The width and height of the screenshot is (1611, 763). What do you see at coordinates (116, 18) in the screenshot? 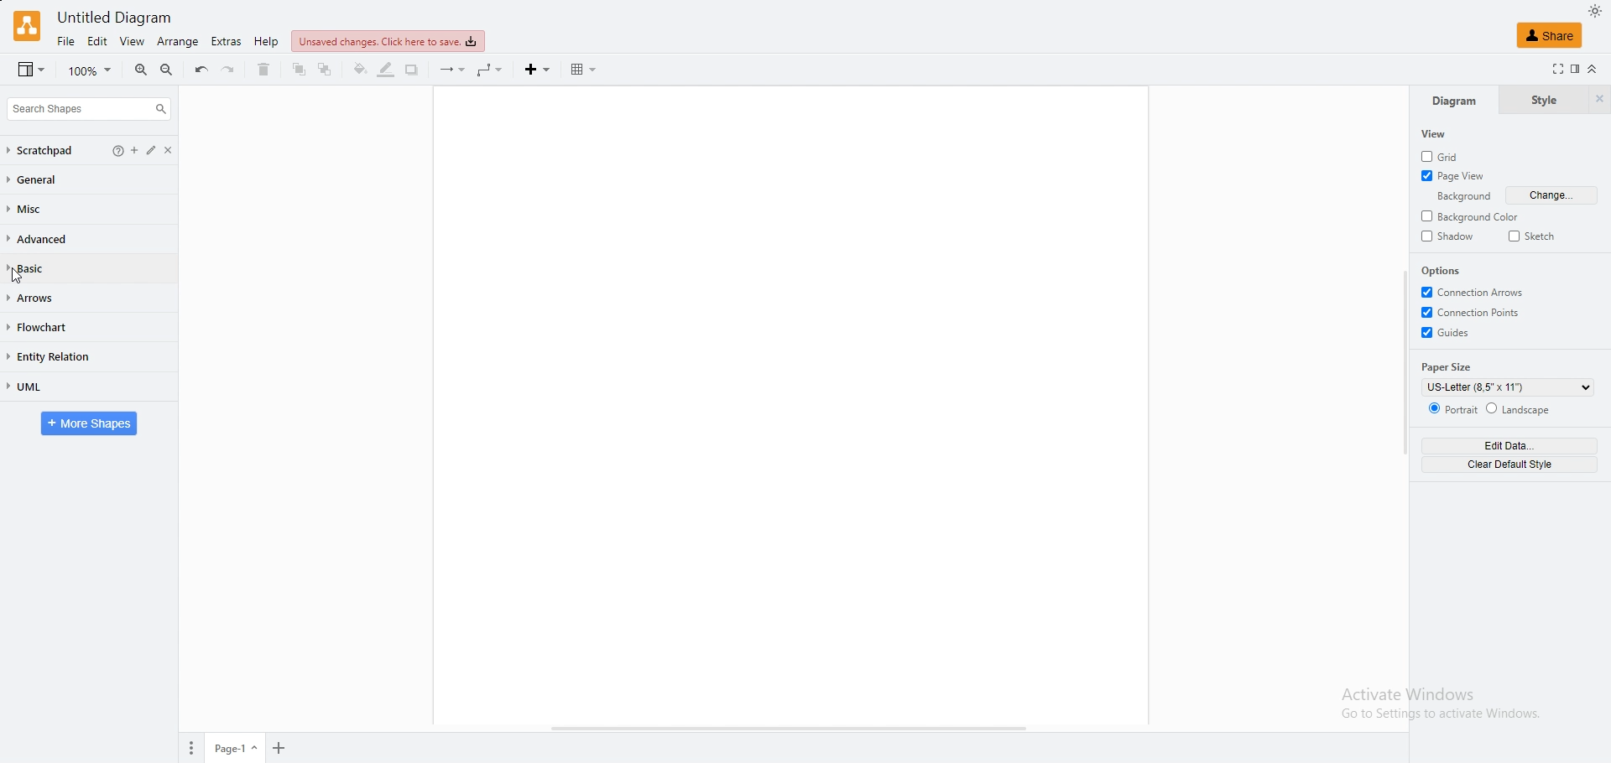
I see `untitled diagram` at bounding box center [116, 18].